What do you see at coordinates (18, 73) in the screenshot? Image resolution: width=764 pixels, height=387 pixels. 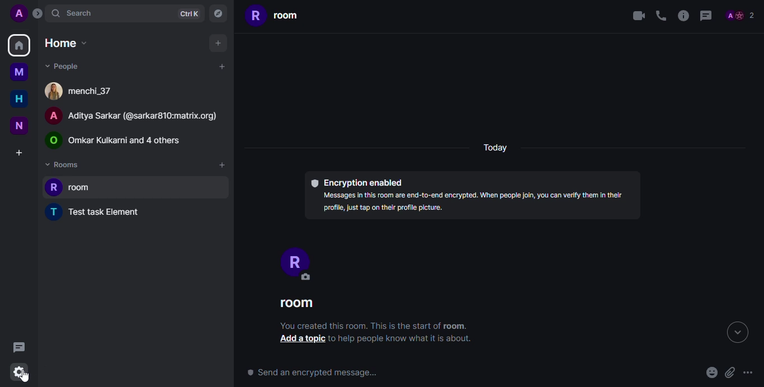 I see `myspace` at bounding box center [18, 73].